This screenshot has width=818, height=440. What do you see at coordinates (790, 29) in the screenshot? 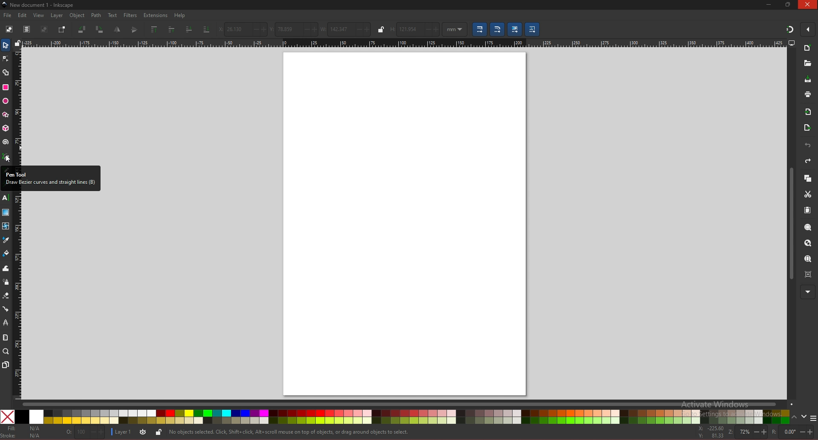
I see `snapping` at bounding box center [790, 29].